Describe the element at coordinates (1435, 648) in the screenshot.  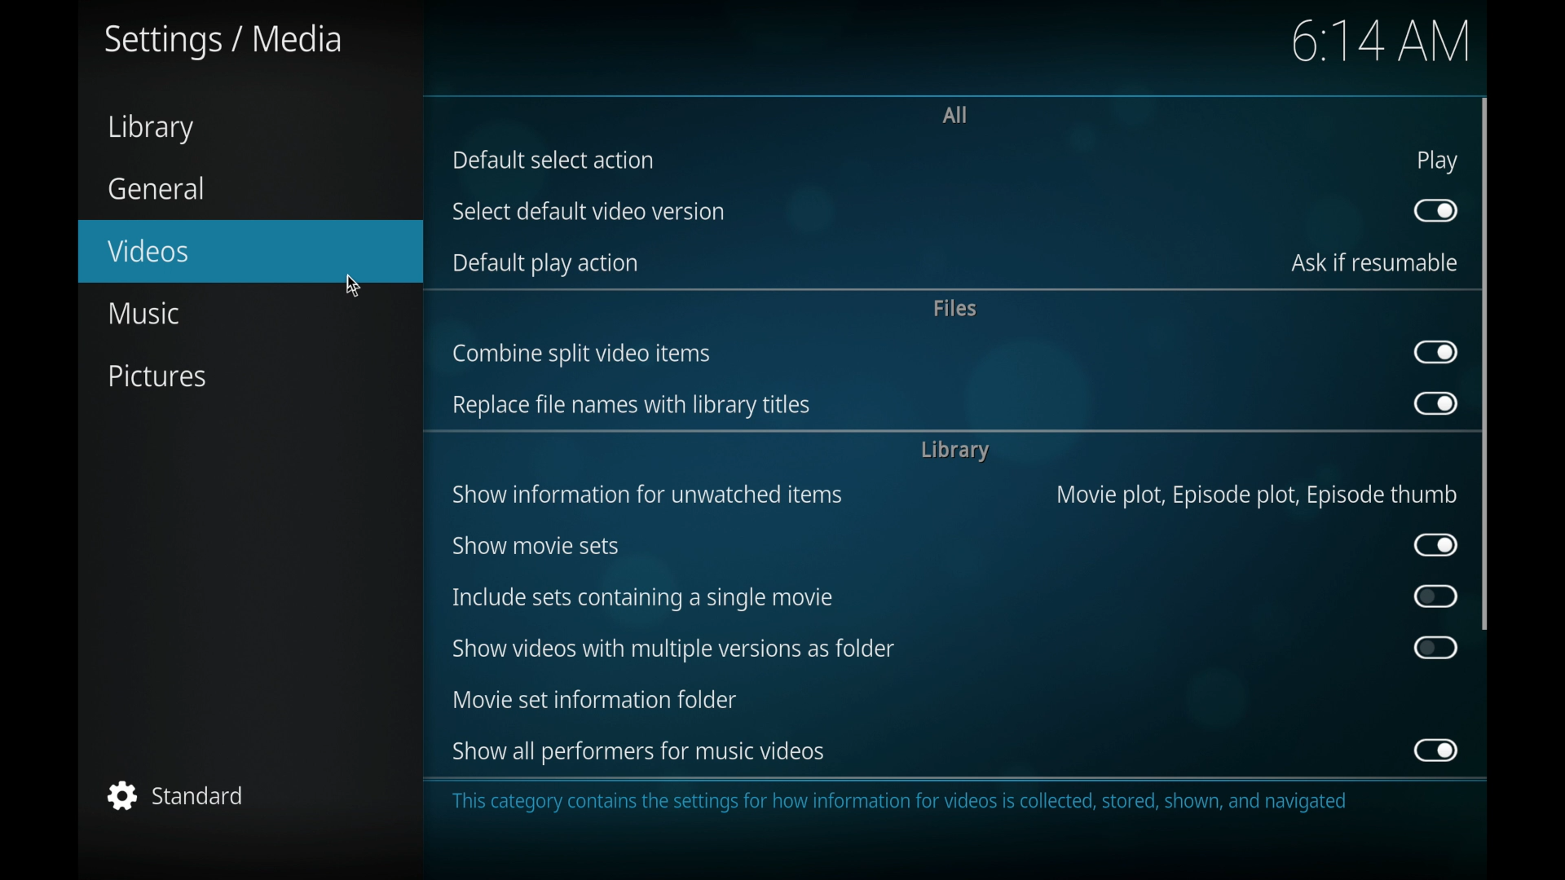
I see `toggle button` at that location.